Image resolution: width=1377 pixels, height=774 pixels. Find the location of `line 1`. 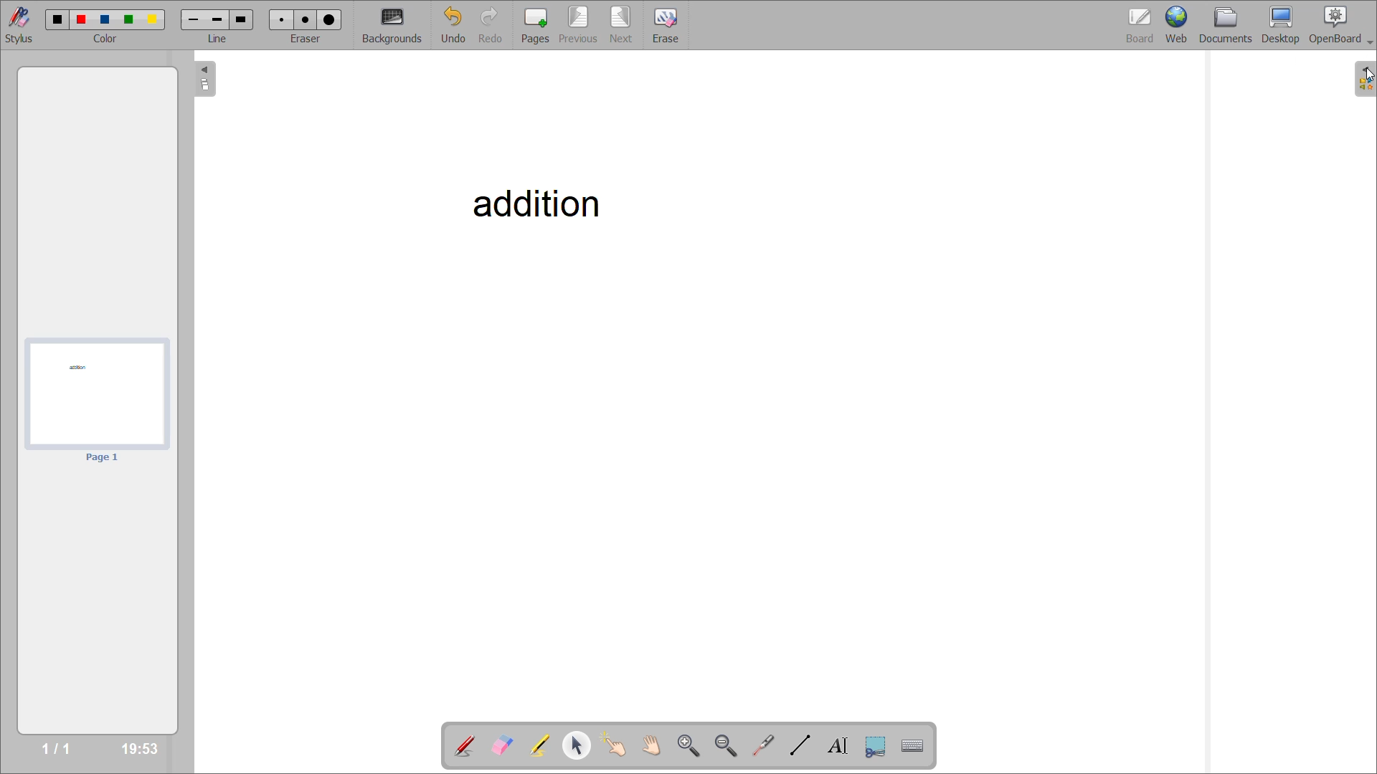

line 1 is located at coordinates (194, 20).